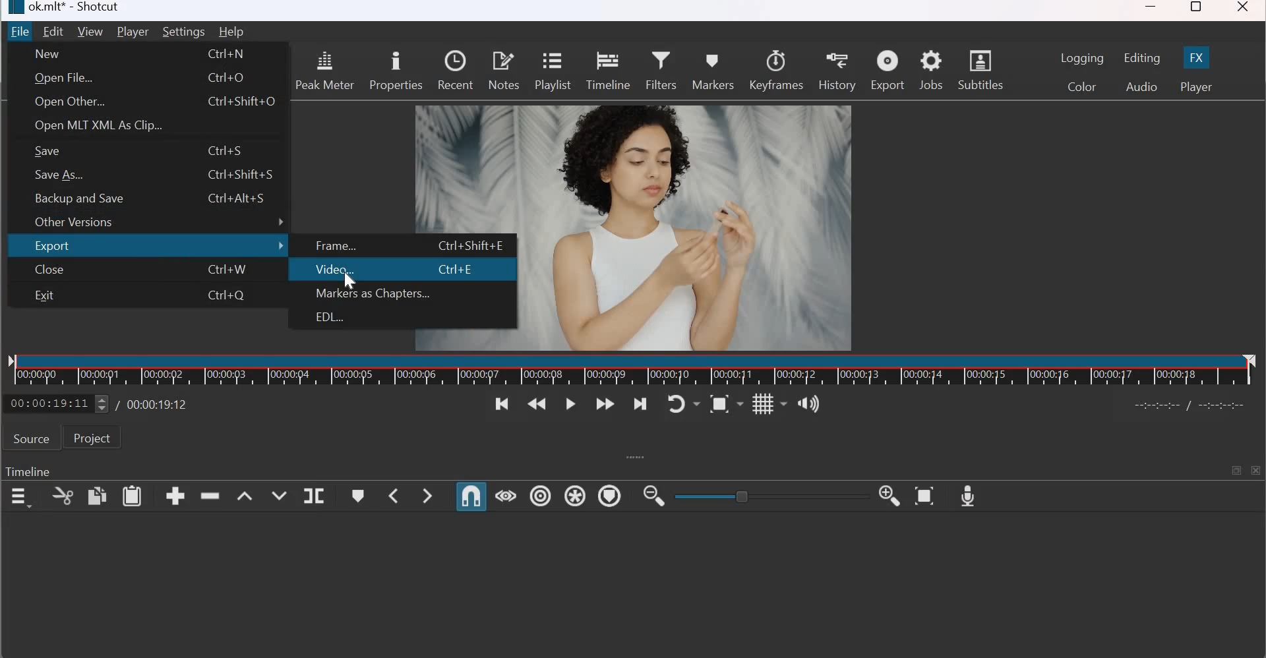 The width and height of the screenshot is (1266, 658). I want to click on maximize, so click(1234, 469).